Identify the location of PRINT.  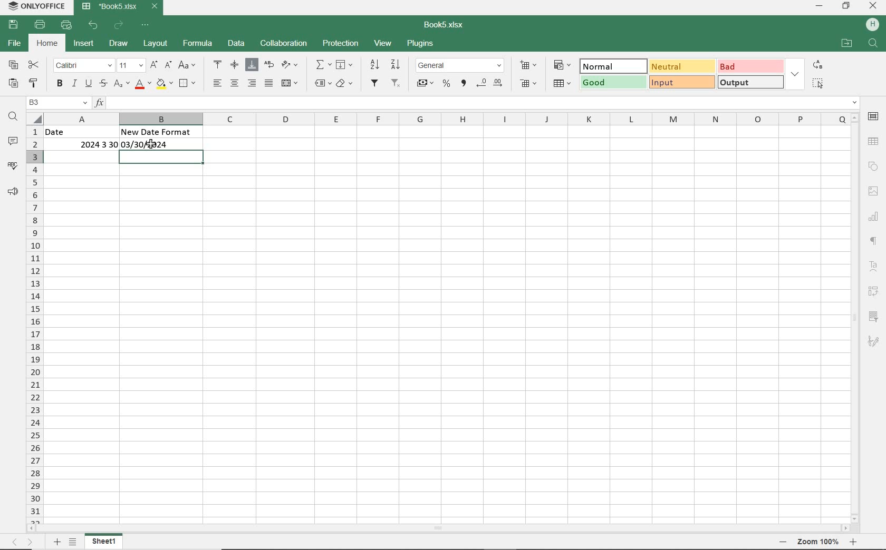
(40, 24).